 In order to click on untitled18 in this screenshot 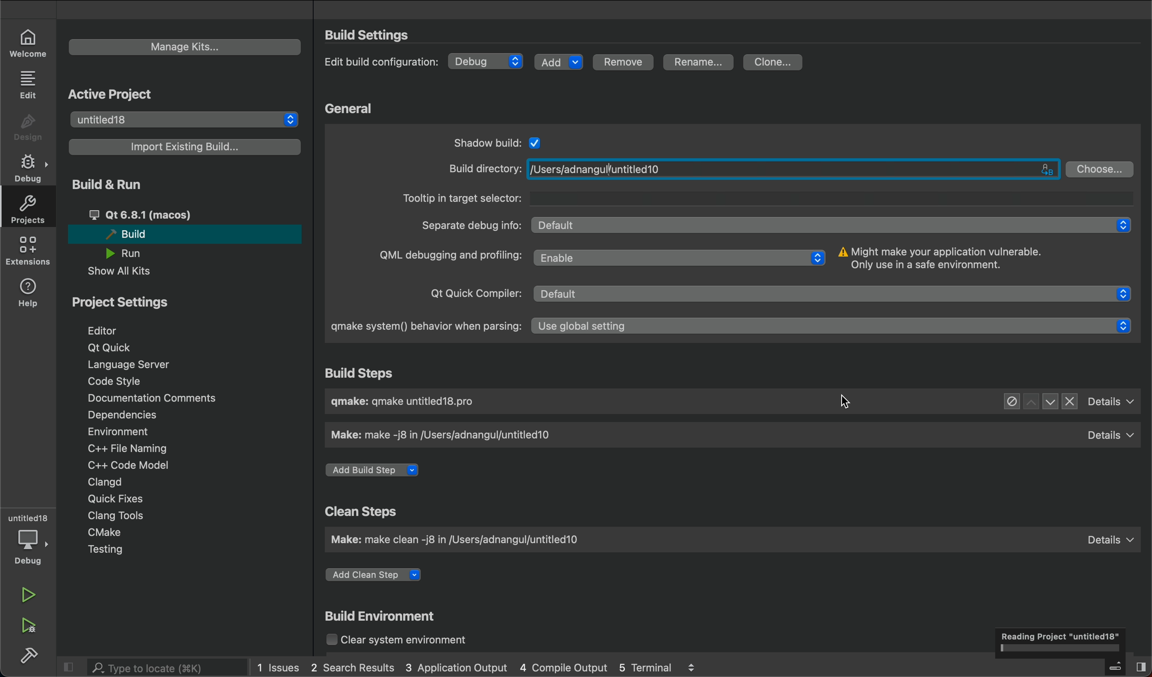, I will do `click(187, 119)`.